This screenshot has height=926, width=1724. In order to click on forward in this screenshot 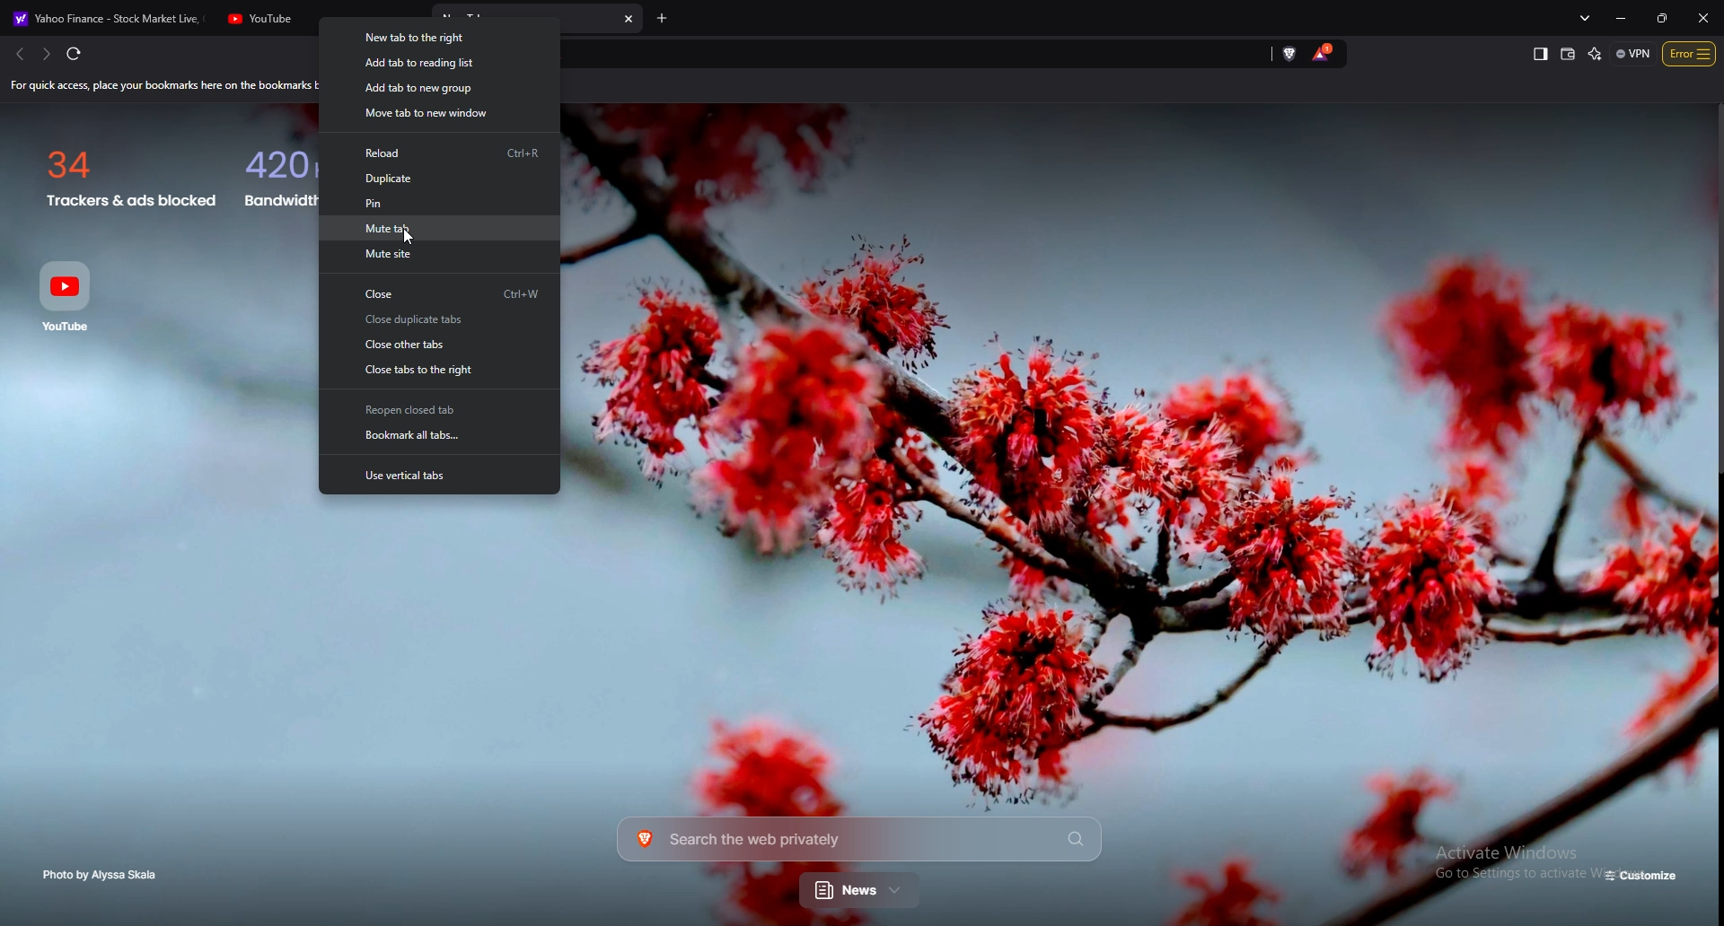, I will do `click(45, 54)`.